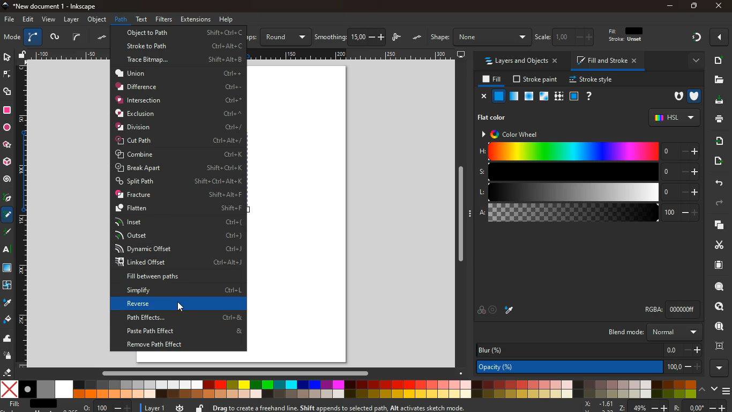 This screenshot has width=732, height=412. Describe the element at coordinates (180, 127) in the screenshot. I see `division` at that location.